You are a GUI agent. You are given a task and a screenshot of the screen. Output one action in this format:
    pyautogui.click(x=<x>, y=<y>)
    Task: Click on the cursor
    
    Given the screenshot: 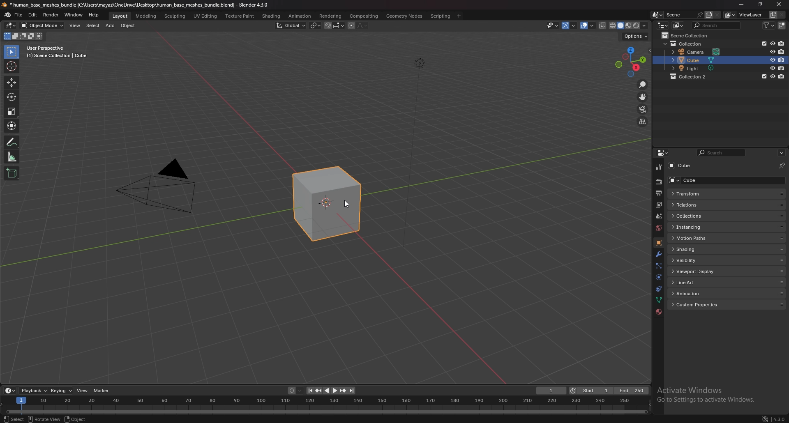 What is the action you would take?
    pyautogui.click(x=12, y=66)
    